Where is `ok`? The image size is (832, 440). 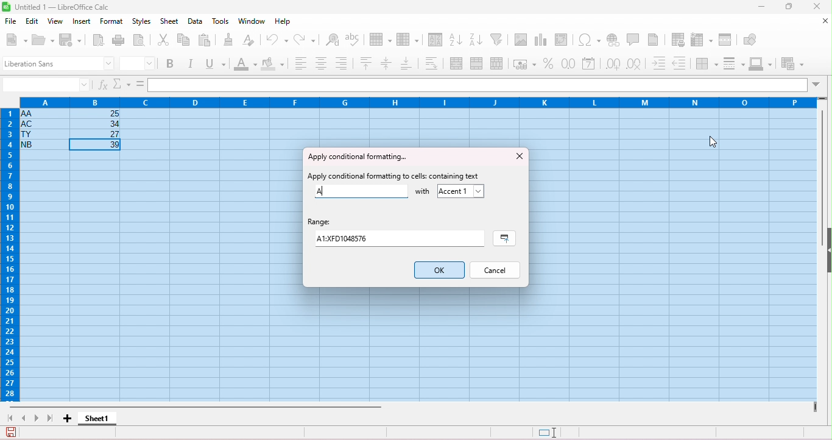
ok is located at coordinates (439, 269).